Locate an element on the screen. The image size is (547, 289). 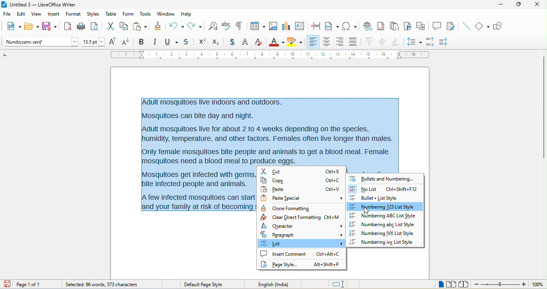
align center is located at coordinates (383, 42).